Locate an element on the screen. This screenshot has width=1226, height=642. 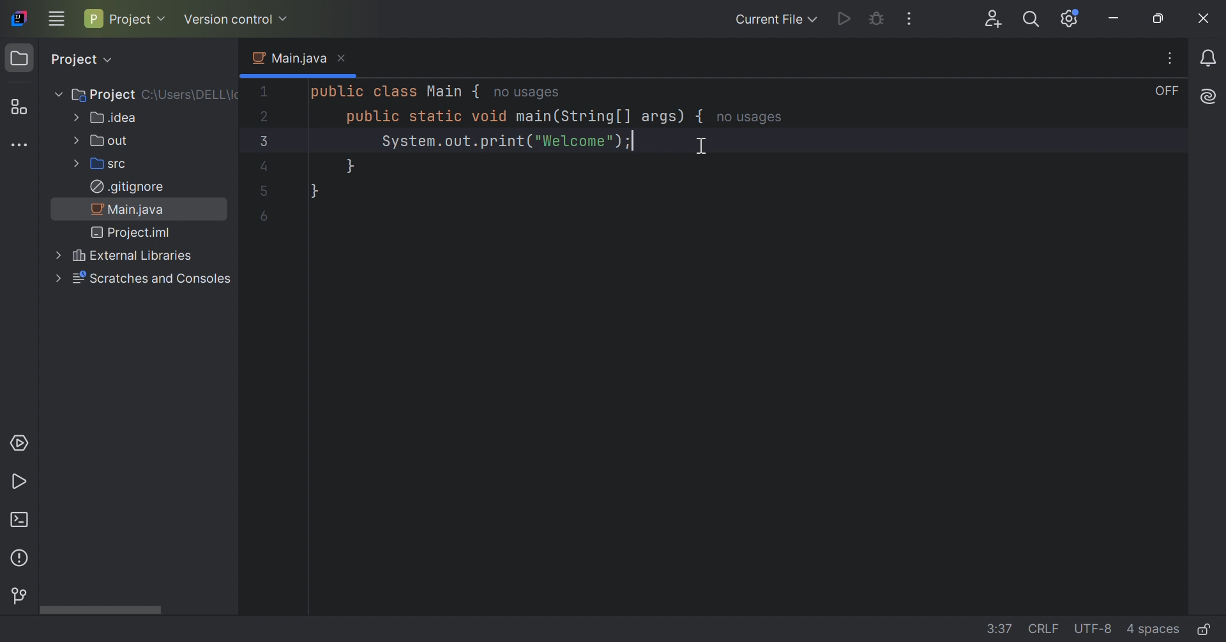
Minimize is located at coordinates (1117, 19).